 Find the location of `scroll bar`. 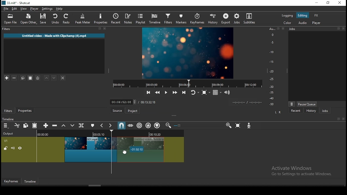

scroll bar is located at coordinates (95, 185).